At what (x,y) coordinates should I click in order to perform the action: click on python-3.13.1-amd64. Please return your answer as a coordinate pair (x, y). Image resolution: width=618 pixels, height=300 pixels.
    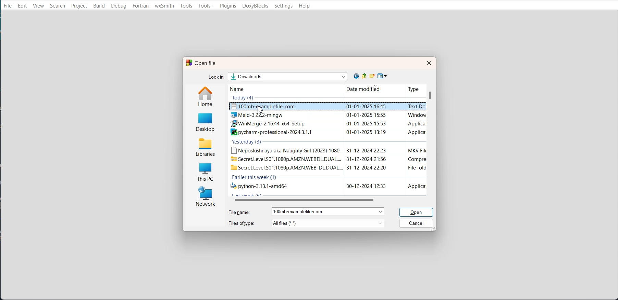
    Looking at the image, I should click on (326, 187).